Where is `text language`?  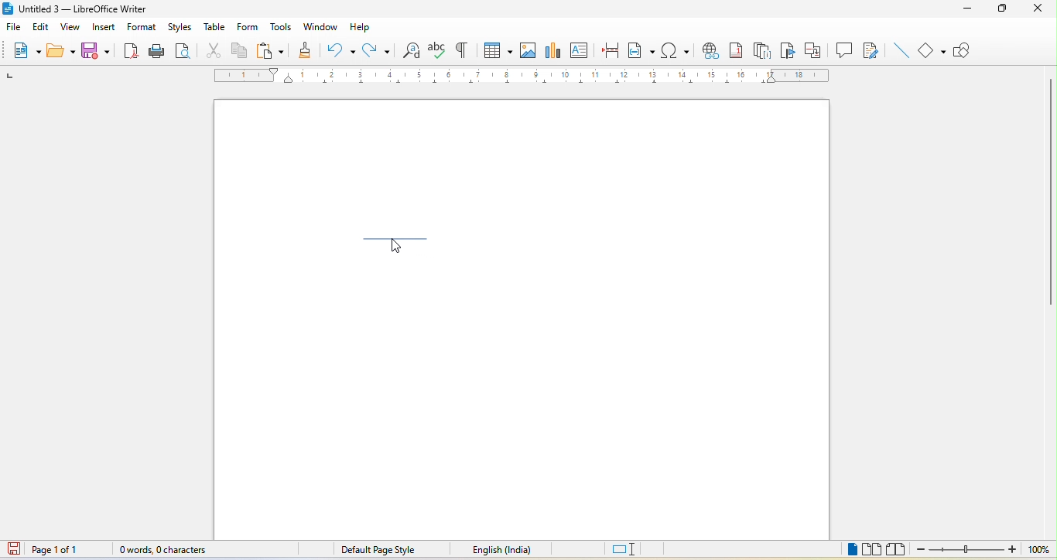
text language is located at coordinates (500, 550).